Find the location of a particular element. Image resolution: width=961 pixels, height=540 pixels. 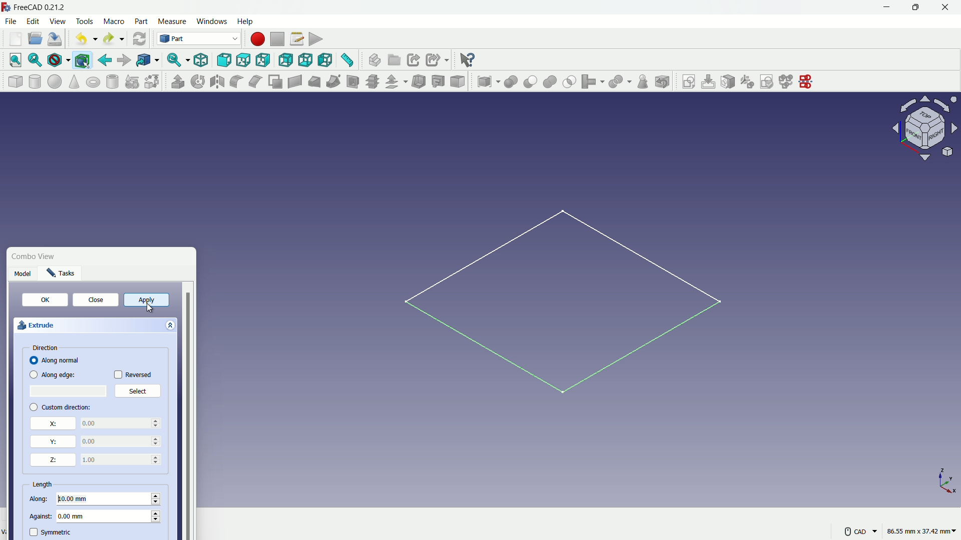

direction properties is located at coordinates (50, 348).